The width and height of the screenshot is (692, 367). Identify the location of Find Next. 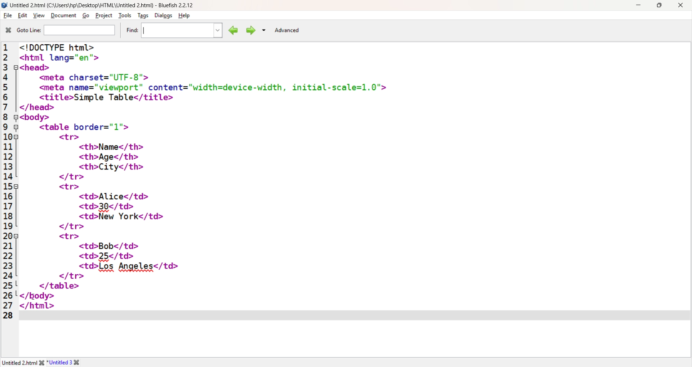
(250, 30).